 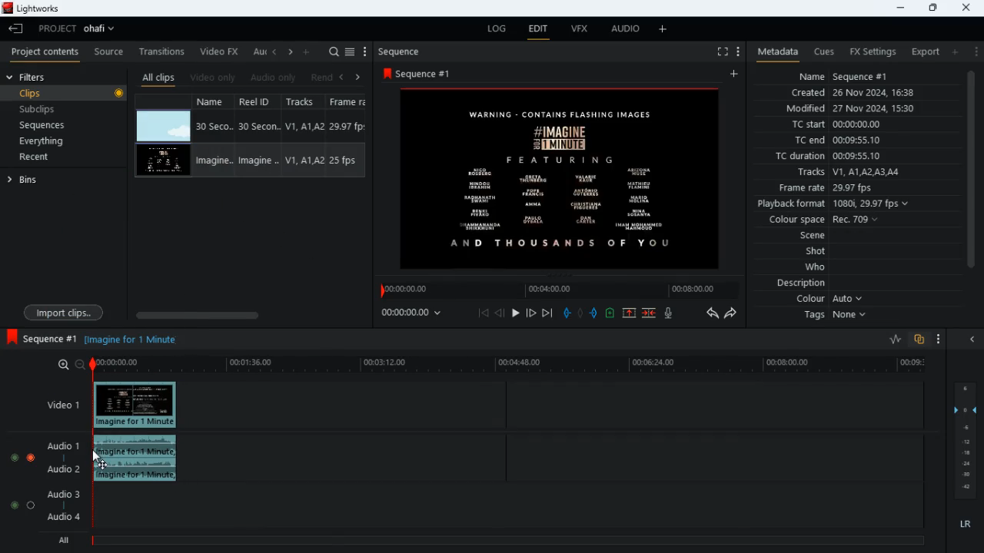 What do you see at coordinates (60, 446) in the screenshot?
I see `audio 1` at bounding box center [60, 446].